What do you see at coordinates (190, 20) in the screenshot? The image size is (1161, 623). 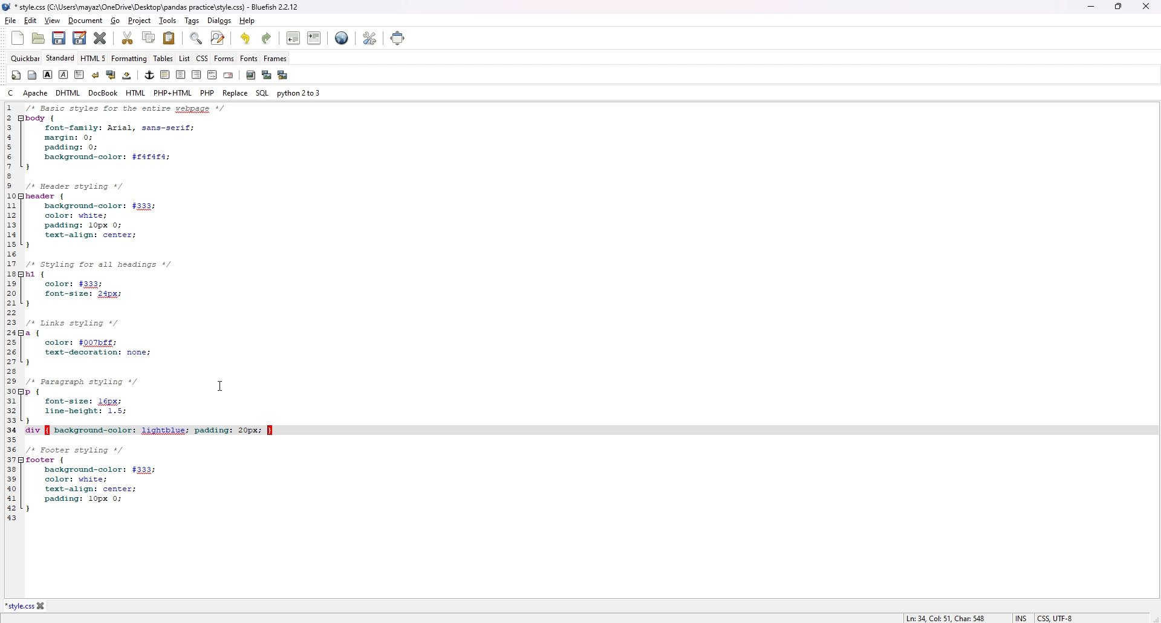 I see `tags` at bounding box center [190, 20].